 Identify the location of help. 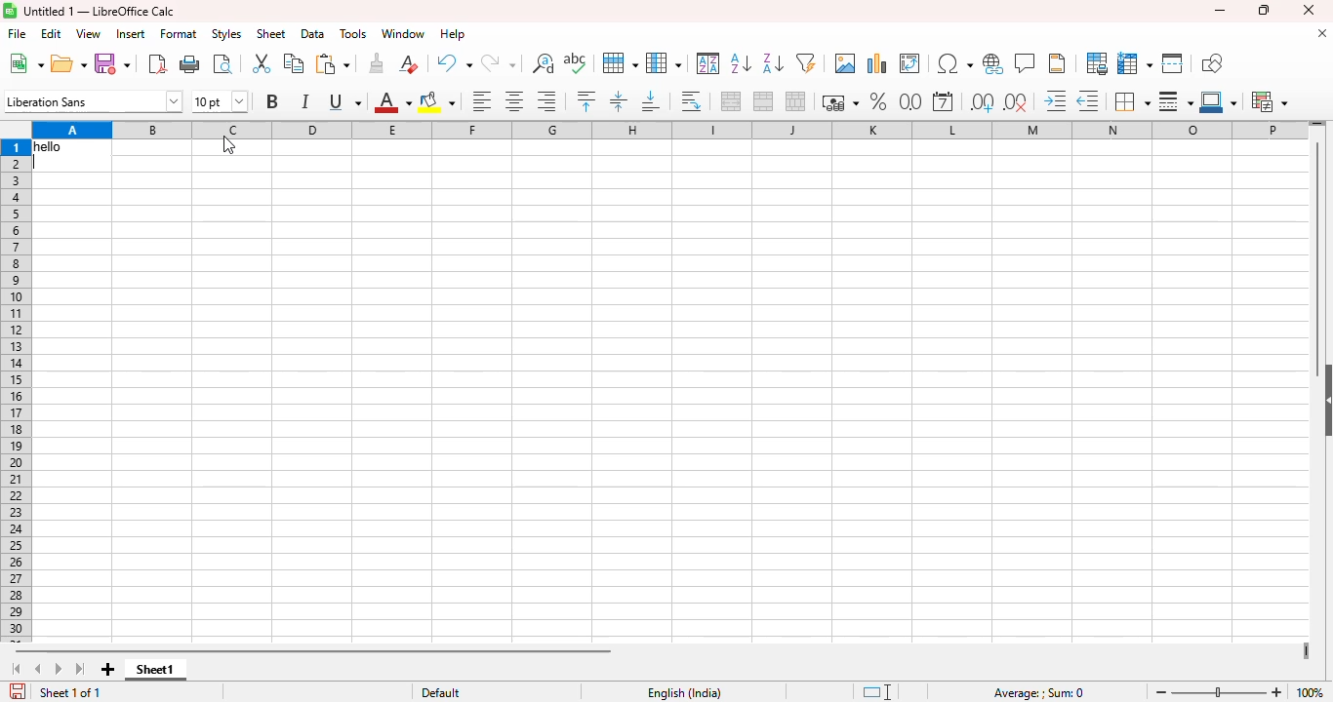
(453, 34).